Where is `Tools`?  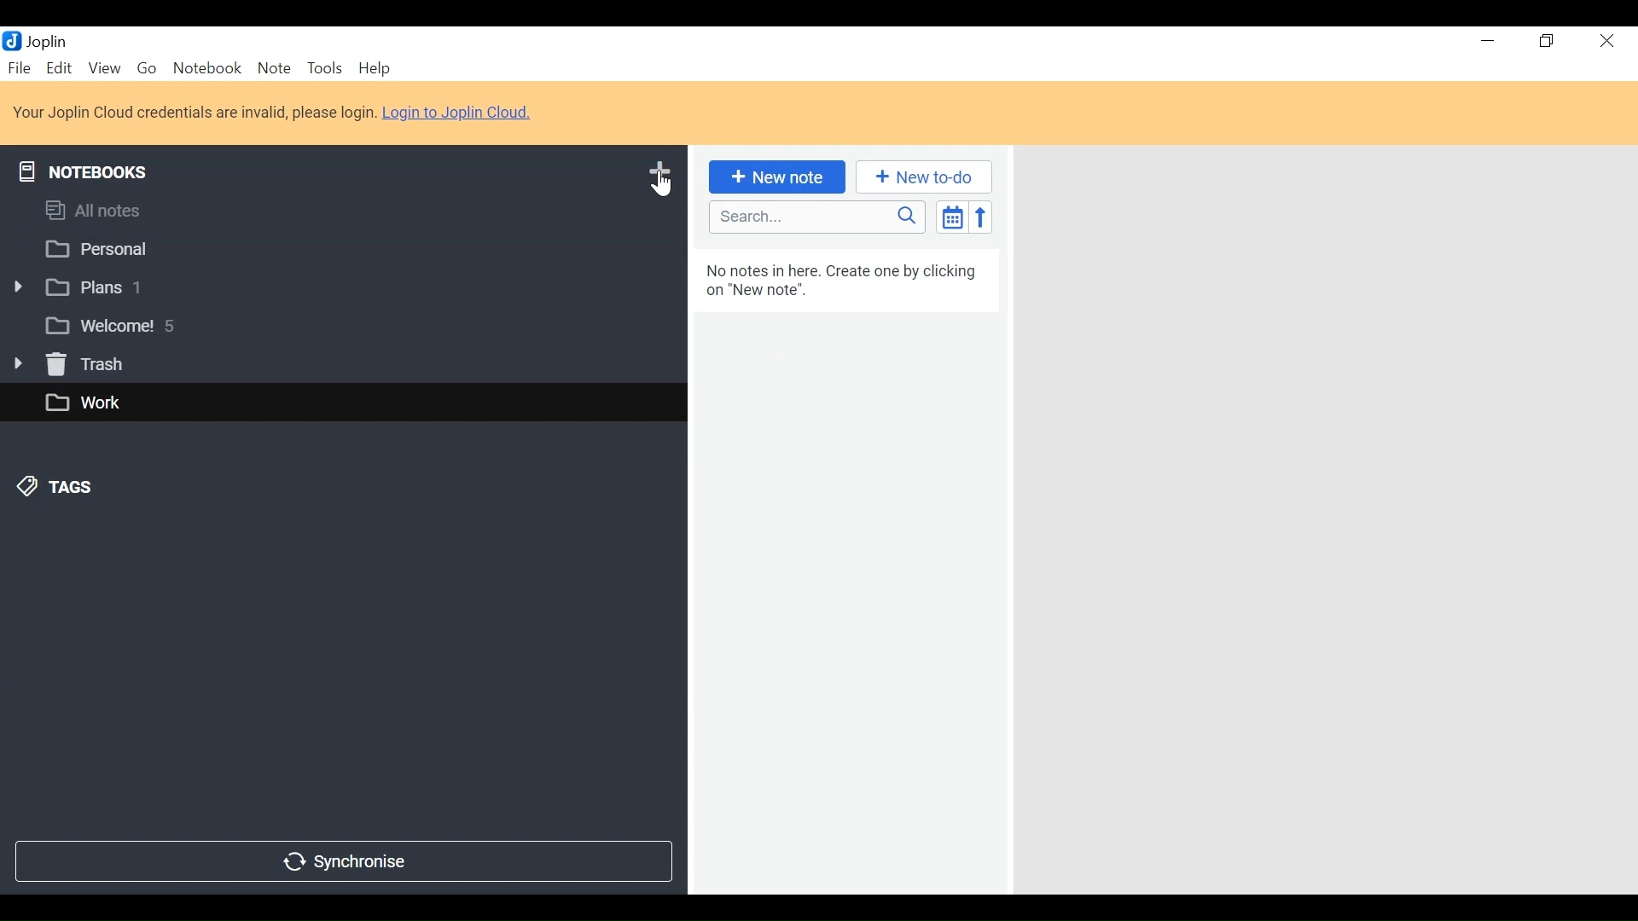 Tools is located at coordinates (323, 67).